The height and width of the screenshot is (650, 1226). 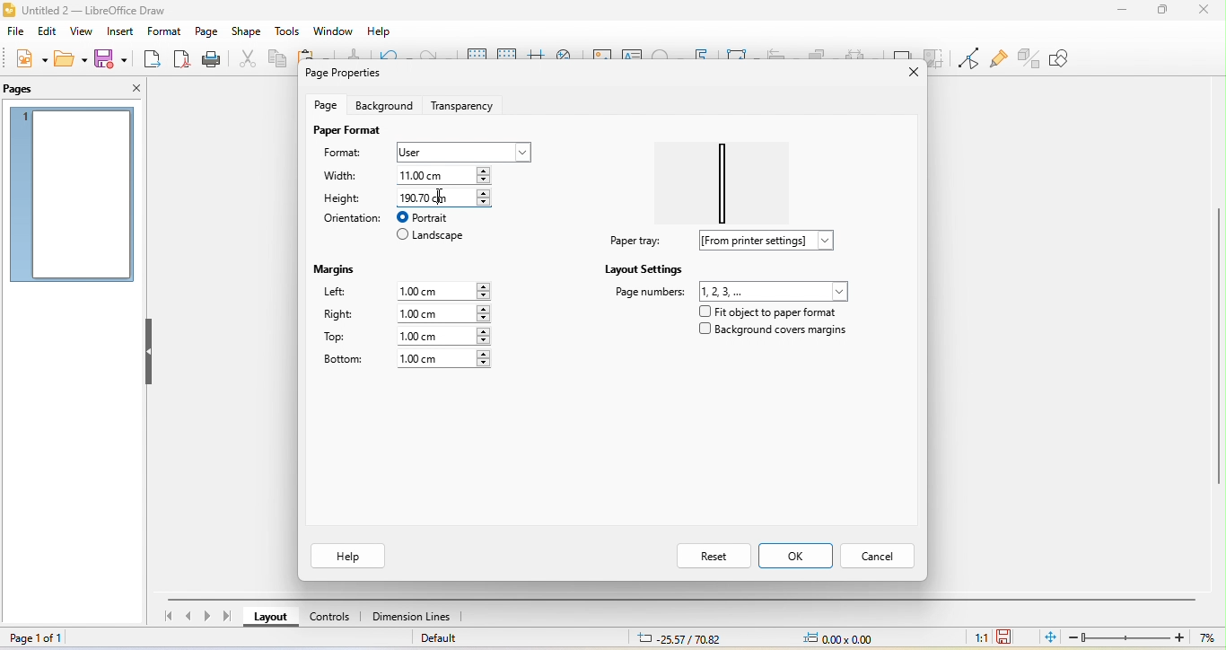 I want to click on 0.00x0.00, so click(x=837, y=637).